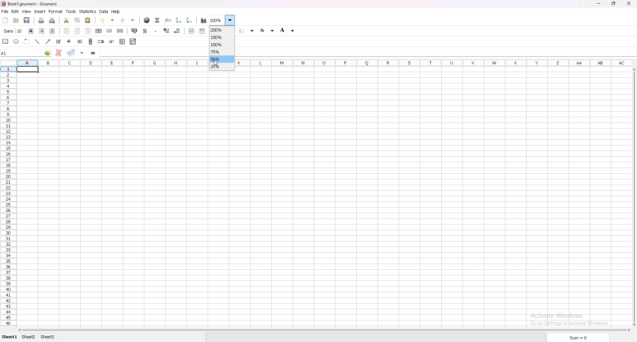  Describe the element at coordinates (53, 20) in the screenshot. I see `print preview` at that location.